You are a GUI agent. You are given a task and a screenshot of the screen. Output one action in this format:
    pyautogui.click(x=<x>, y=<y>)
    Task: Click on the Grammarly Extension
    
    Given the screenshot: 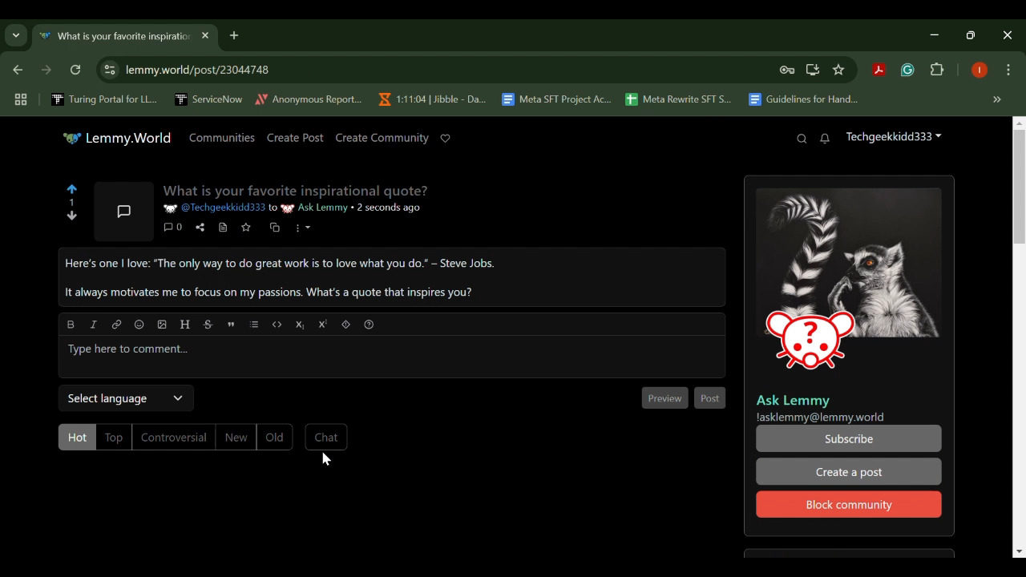 What is the action you would take?
    pyautogui.click(x=906, y=71)
    